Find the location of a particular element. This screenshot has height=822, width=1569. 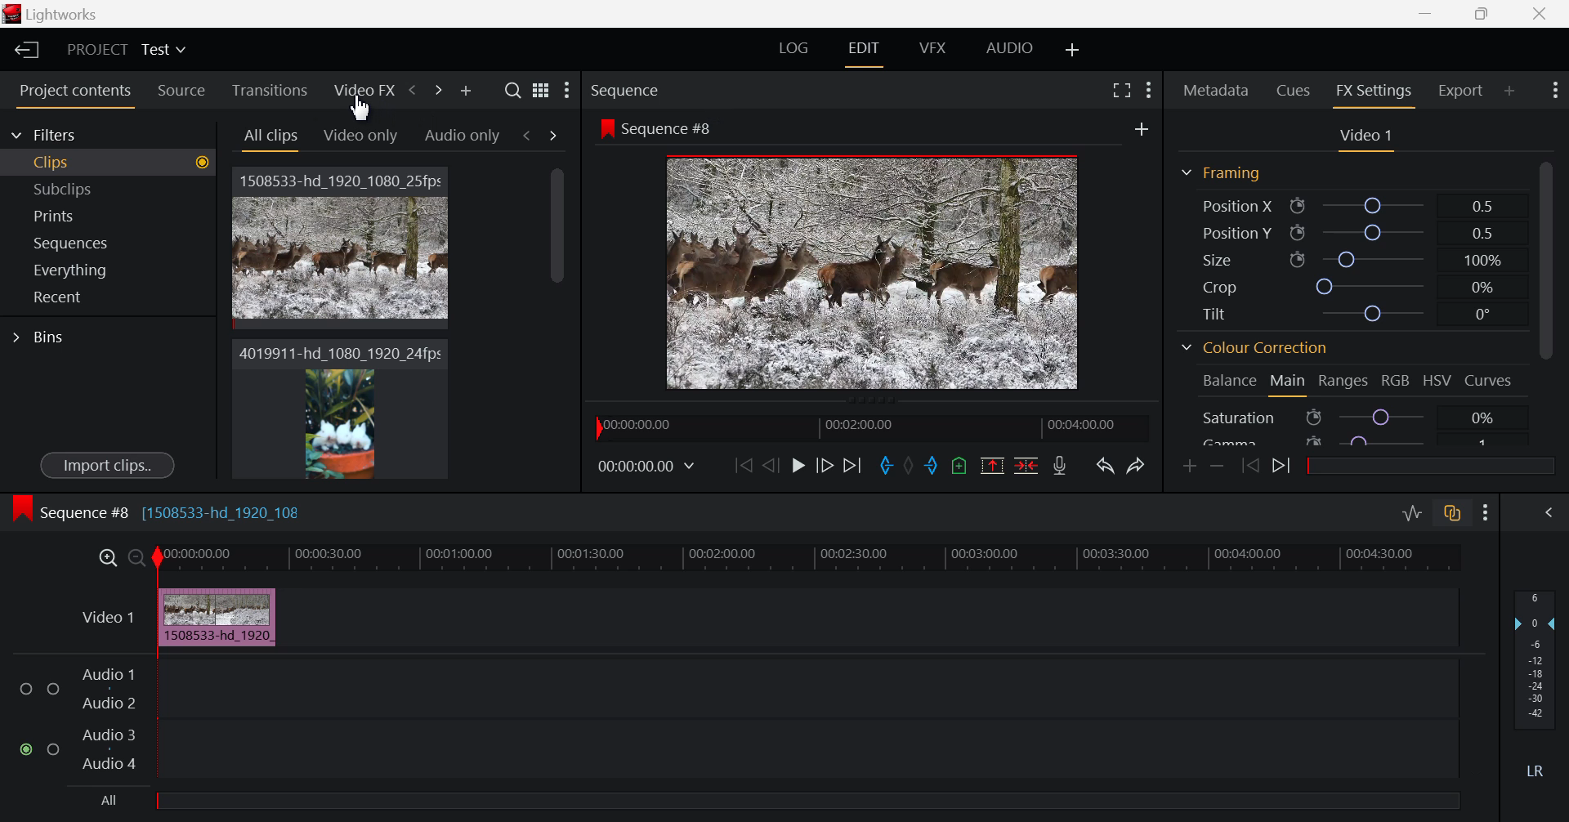

Gamma is located at coordinates (1352, 441).